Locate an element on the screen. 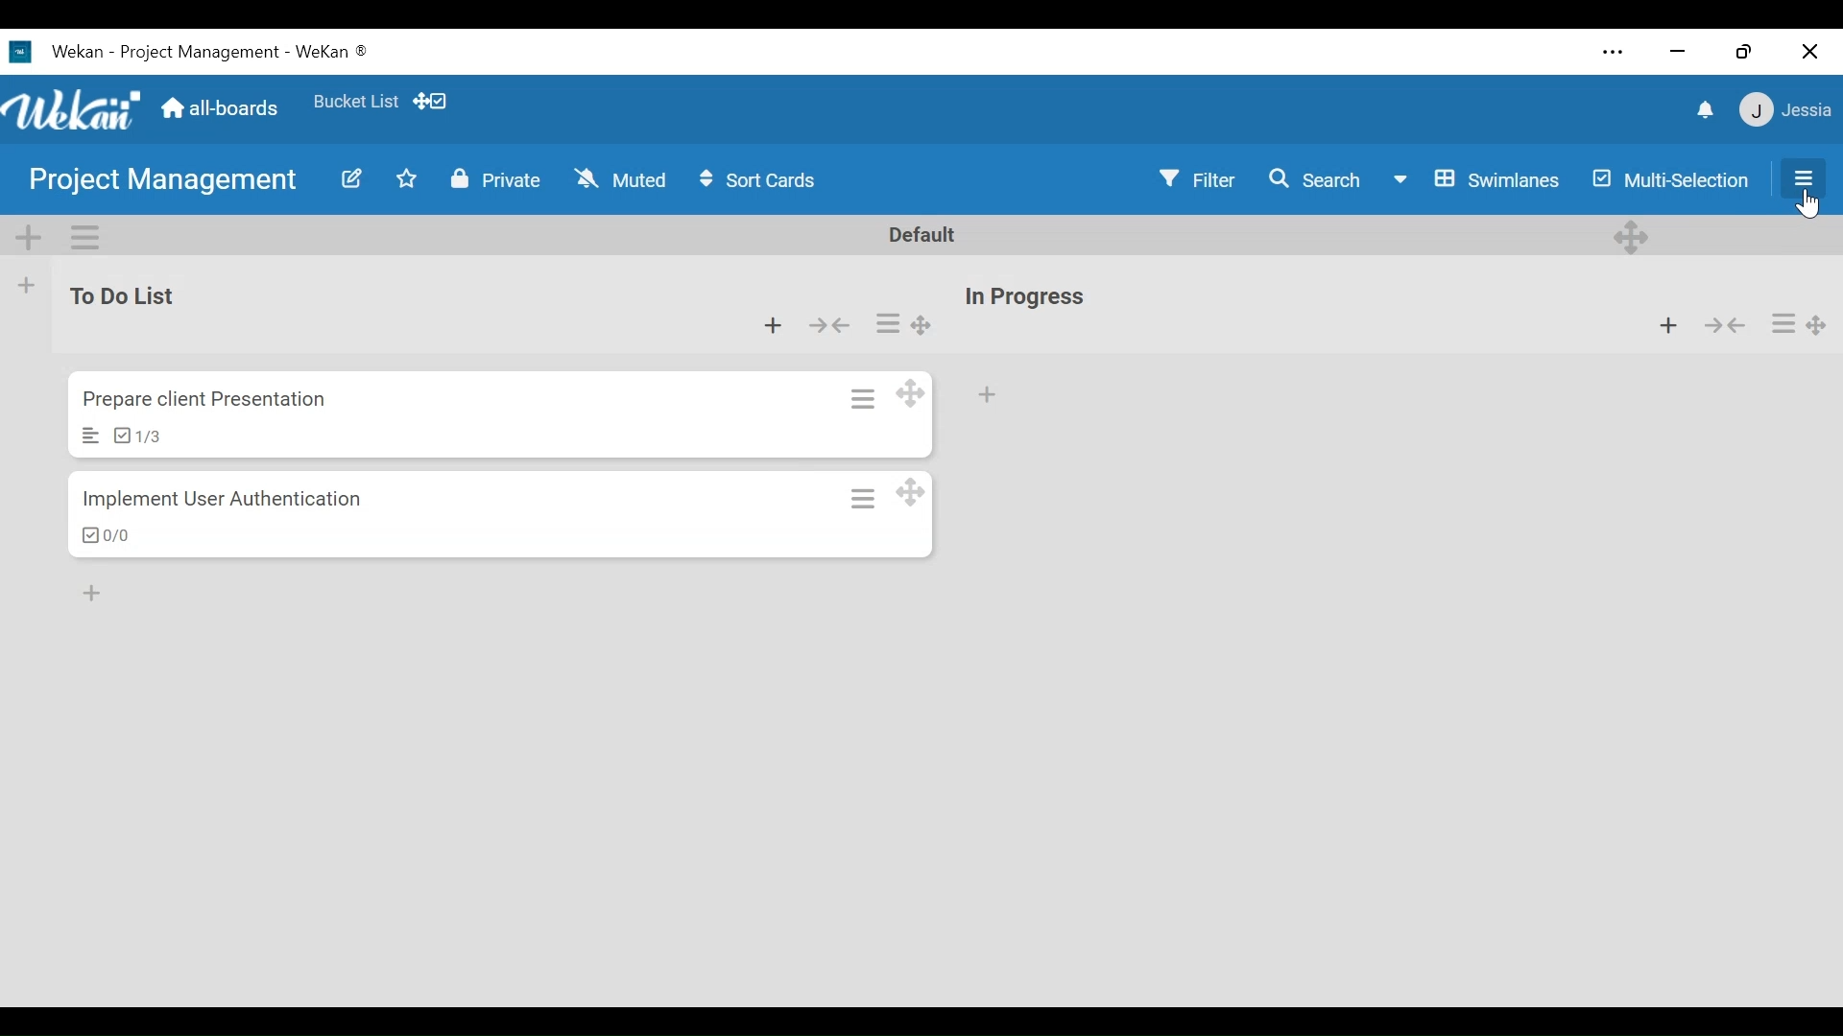 This screenshot has width=1843, height=1036. Card actions is located at coordinates (865, 499).